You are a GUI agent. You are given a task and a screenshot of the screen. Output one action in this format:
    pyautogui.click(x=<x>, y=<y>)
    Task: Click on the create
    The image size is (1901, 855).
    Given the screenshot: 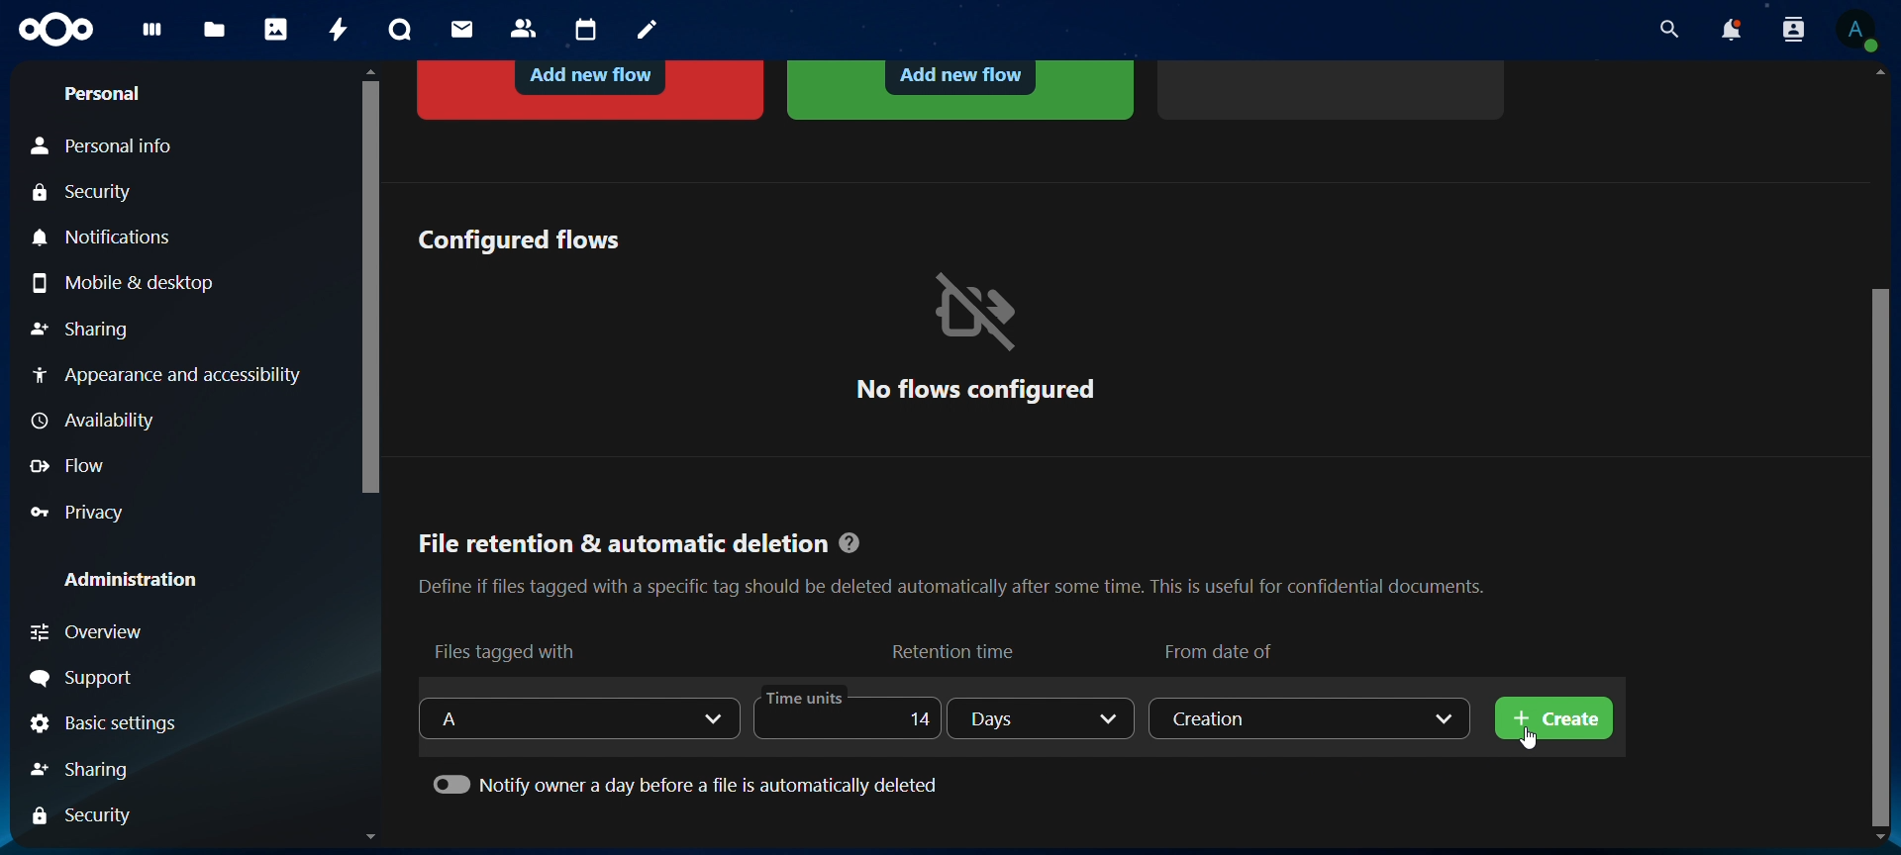 What is the action you would take?
    pyautogui.click(x=1555, y=717)
    